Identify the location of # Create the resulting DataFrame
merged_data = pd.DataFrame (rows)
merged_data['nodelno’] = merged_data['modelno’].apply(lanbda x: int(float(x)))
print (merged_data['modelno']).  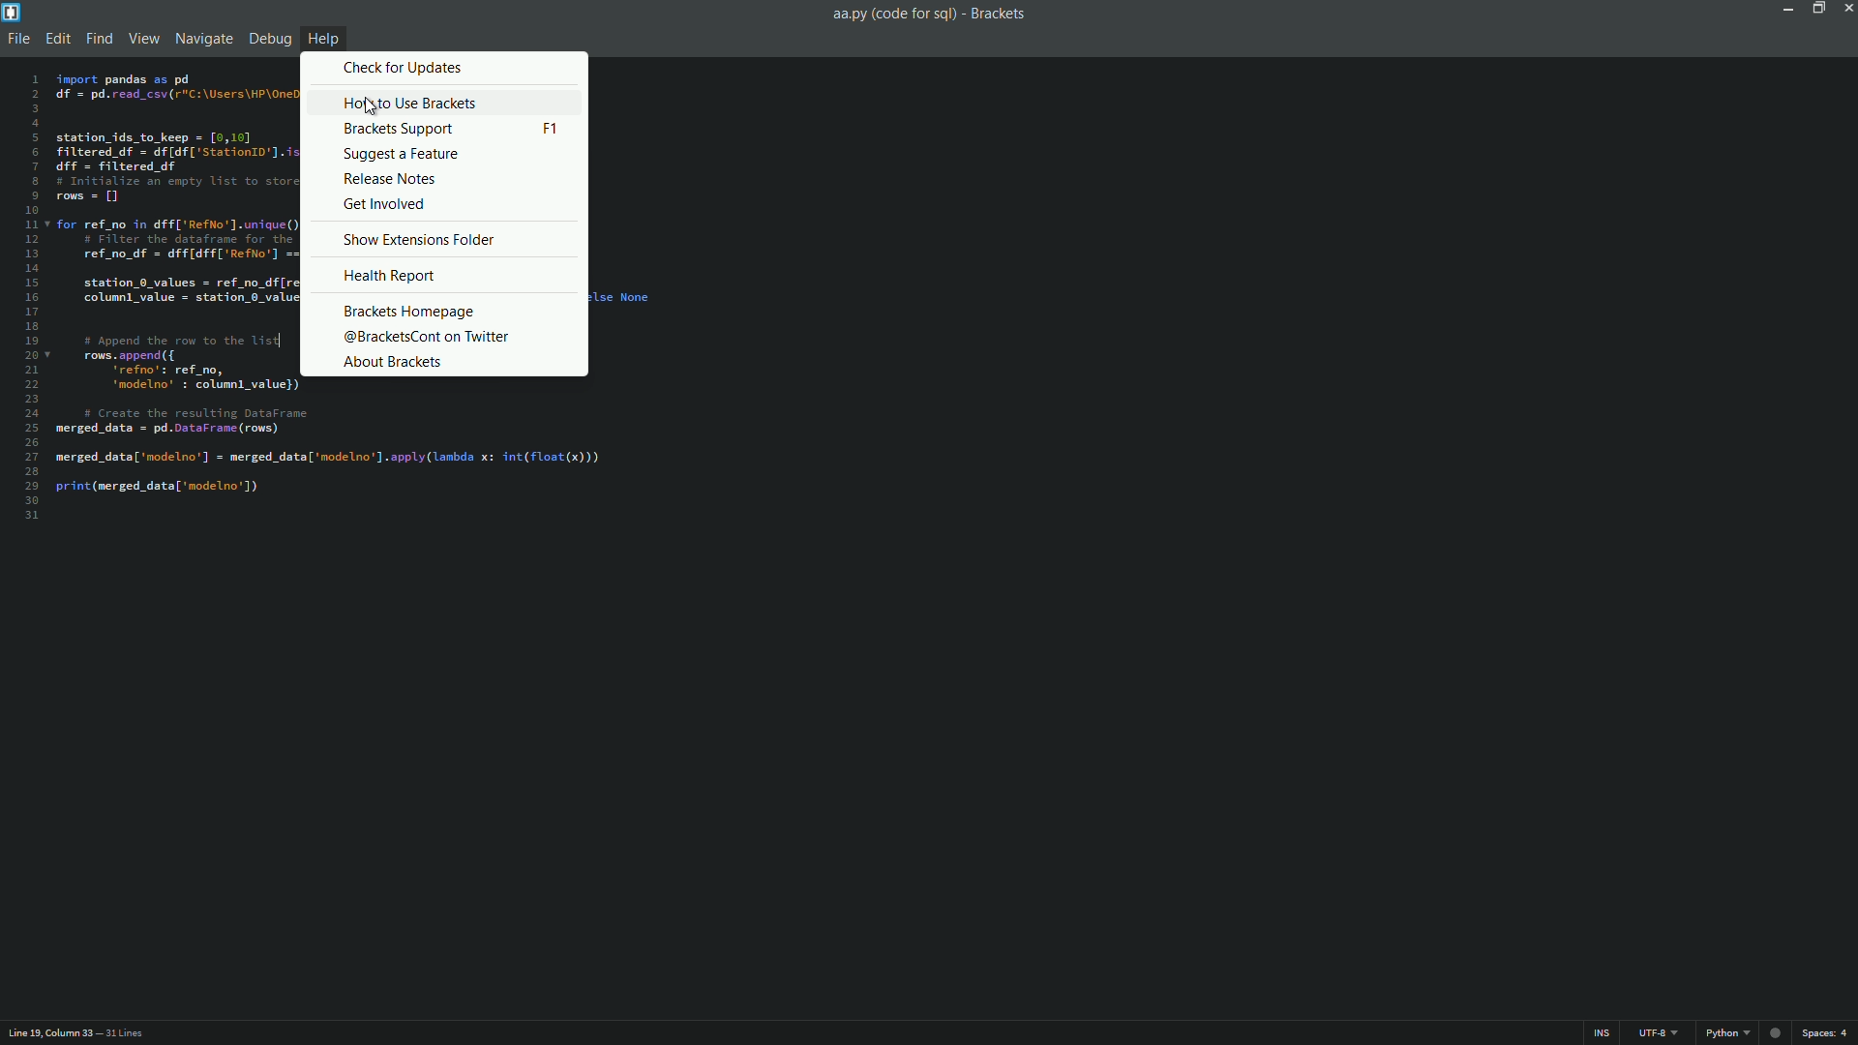
(338, 462).